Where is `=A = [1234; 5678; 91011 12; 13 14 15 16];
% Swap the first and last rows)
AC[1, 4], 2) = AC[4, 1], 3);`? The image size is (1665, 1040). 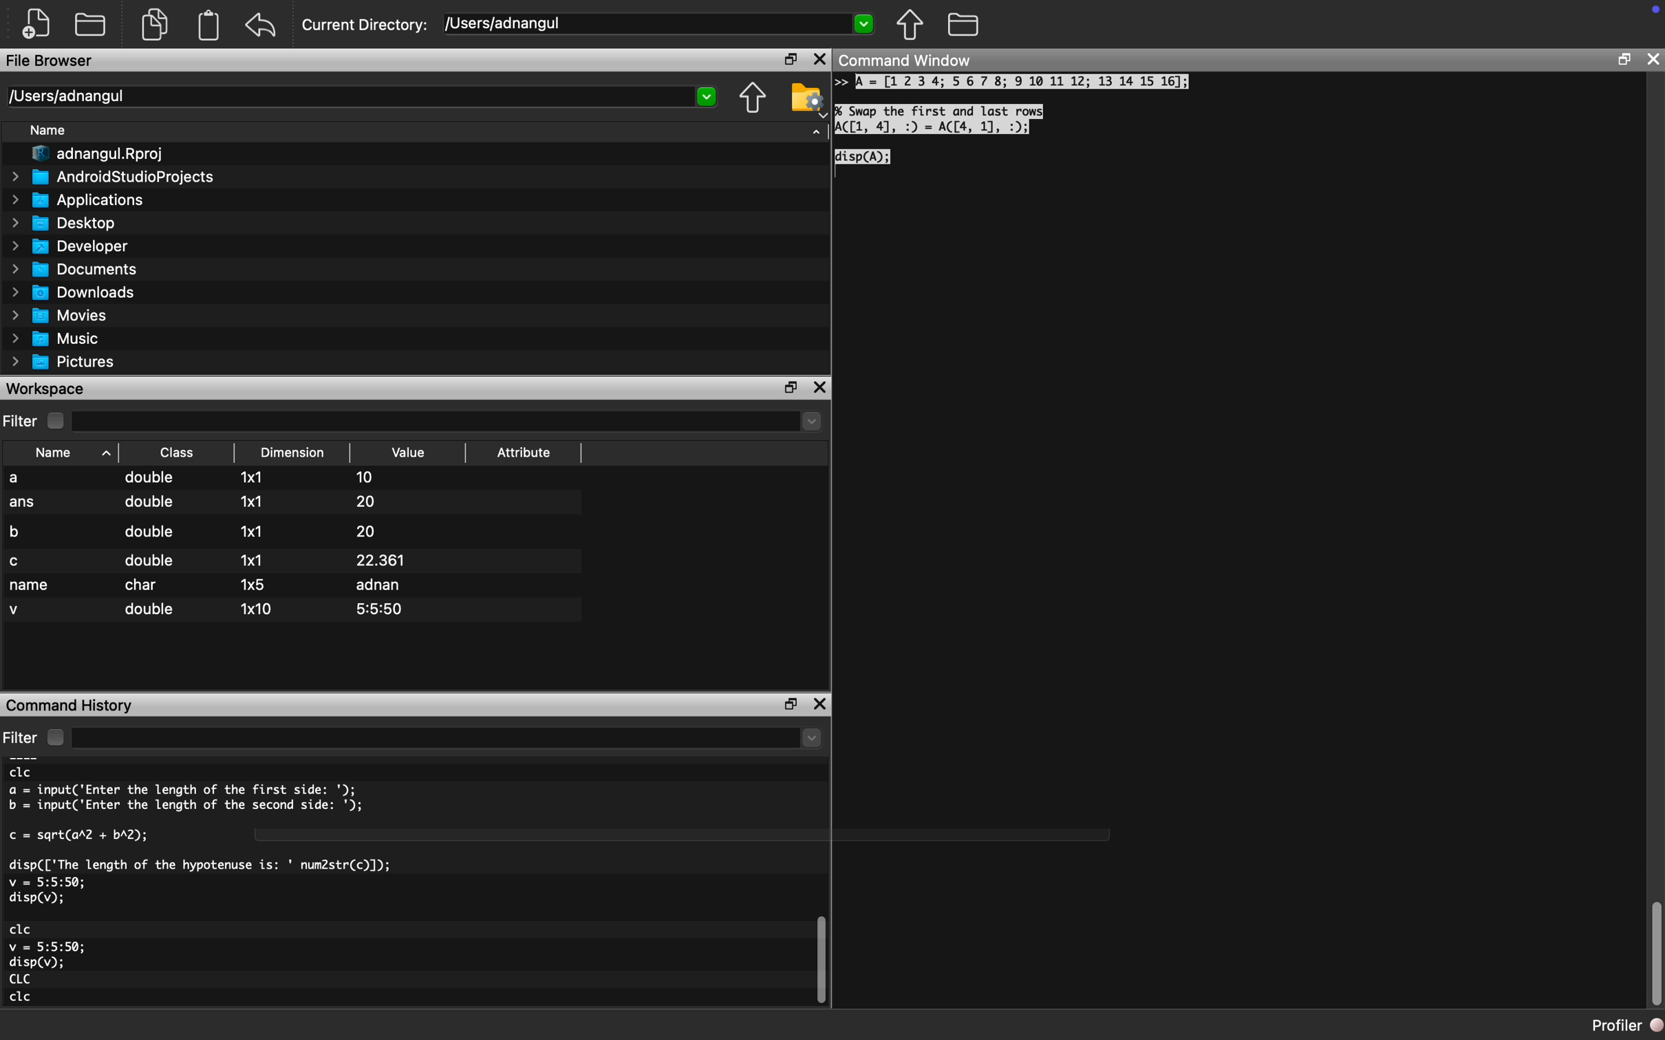
=A = [1234; 5678; 91011 12; 13 14 15 16];
% Swap the first and last rows)
AC[1, 4], 2) = AC[4, 1], 3); is located at coordinates (1029, 128).